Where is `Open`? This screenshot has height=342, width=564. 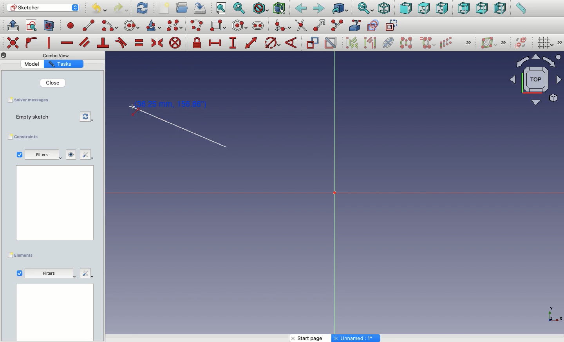
Open is located at coordinates (183, 7).